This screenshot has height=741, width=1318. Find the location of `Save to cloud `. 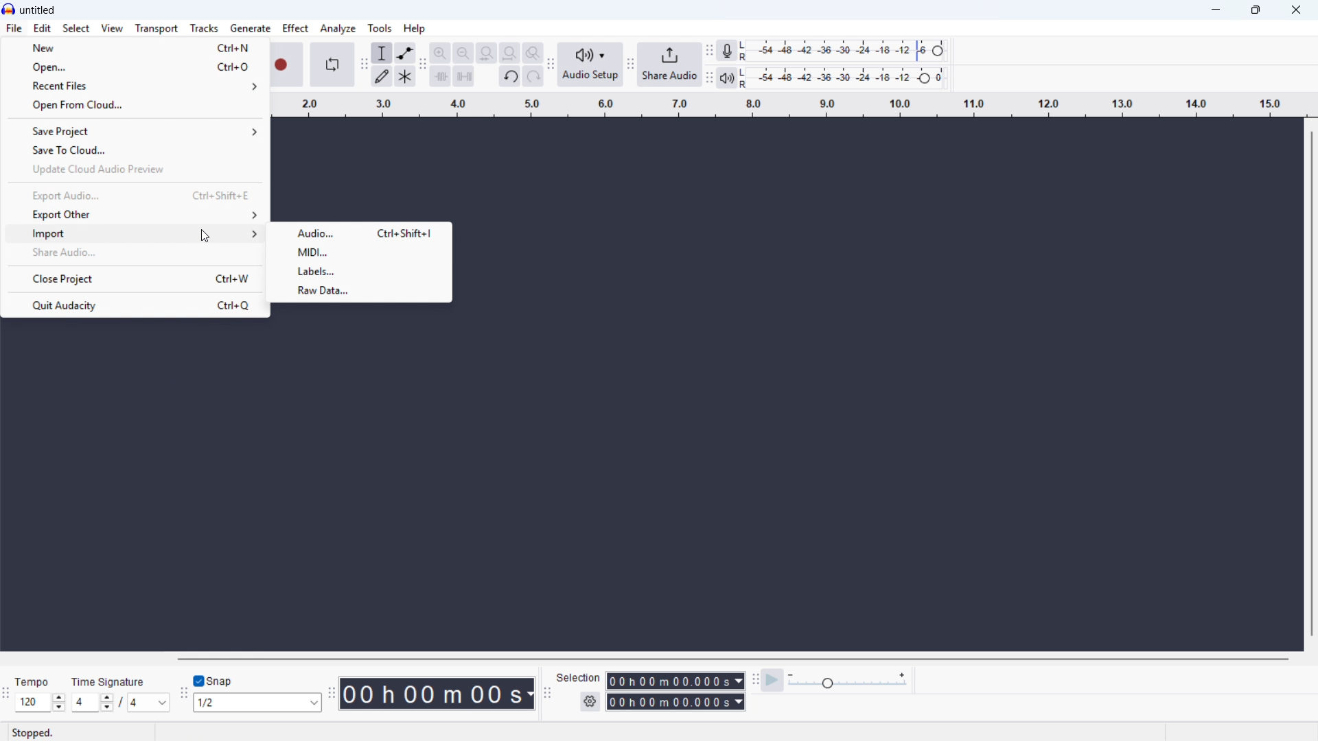

Save to cloud  is located at coordinates (133, 151).